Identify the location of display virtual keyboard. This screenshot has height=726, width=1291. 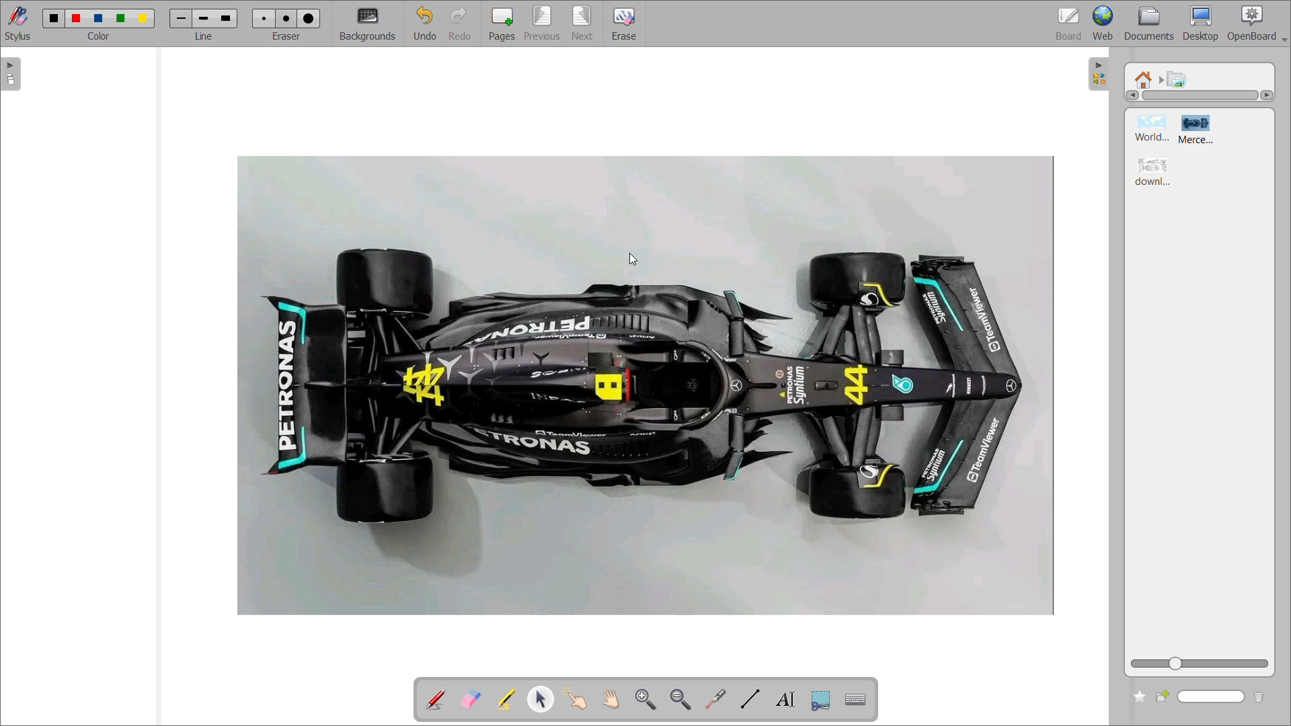
(857, 698).